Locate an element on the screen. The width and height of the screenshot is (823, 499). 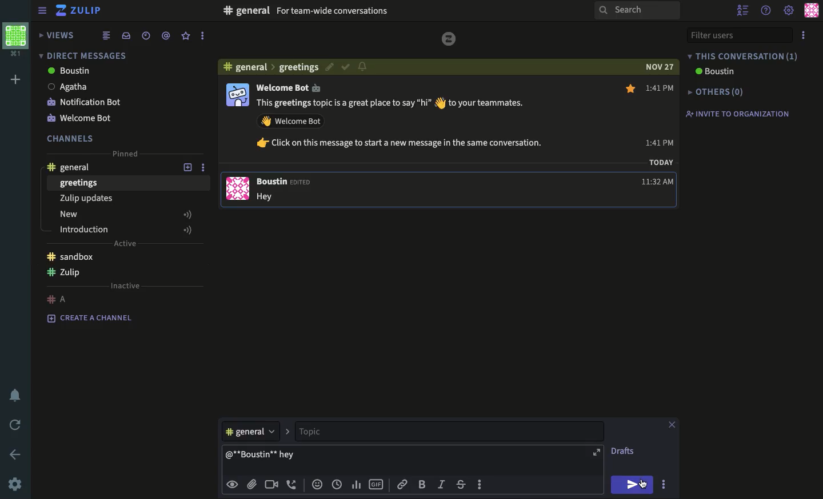
pinned is located at coordinates (123, 153).